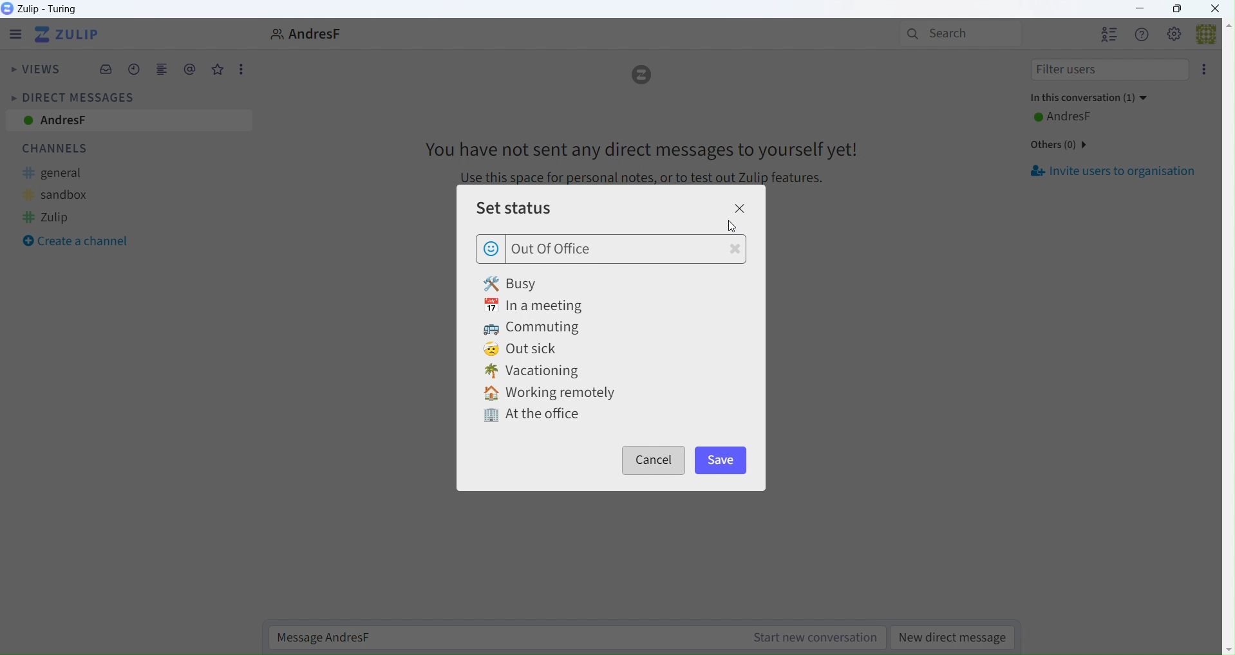 This screenshot has width=1235, height=655. Describe the element at coordinates (534, 327) in the screenshot. I see `Commuting` at that location.